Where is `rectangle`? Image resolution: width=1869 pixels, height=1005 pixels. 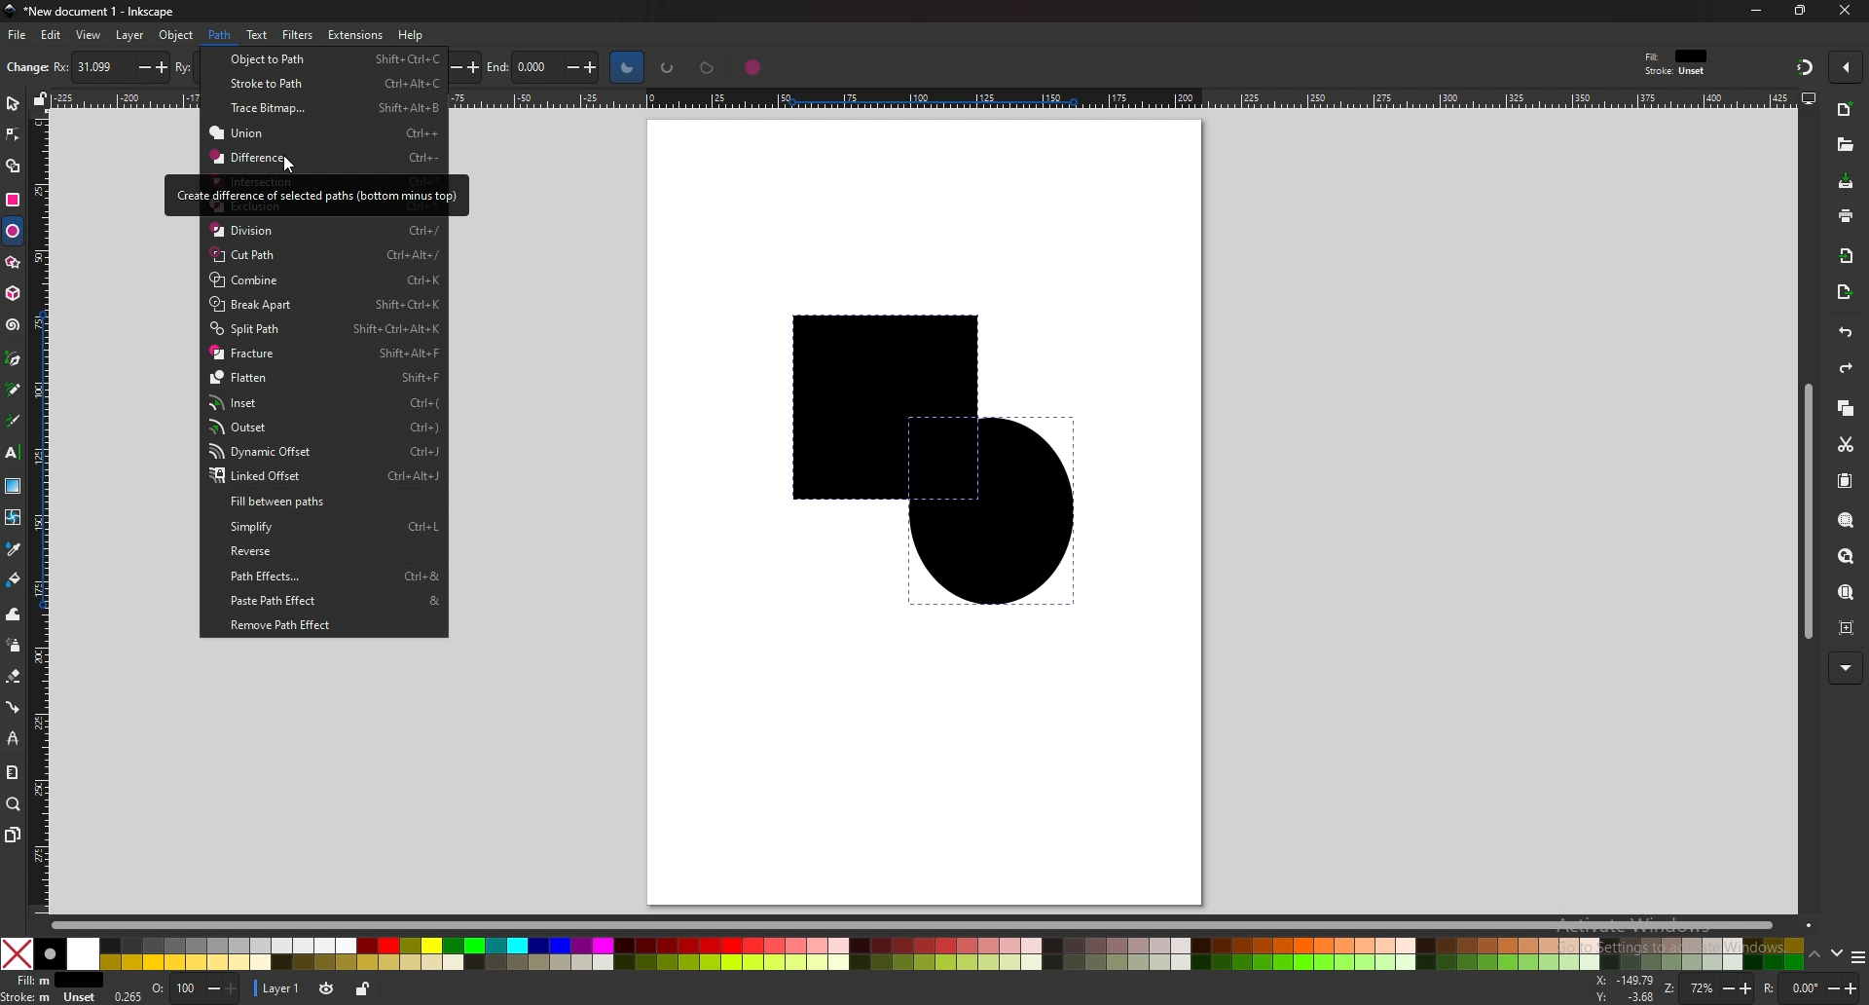
rectangle is located at coordinates (14, 198).